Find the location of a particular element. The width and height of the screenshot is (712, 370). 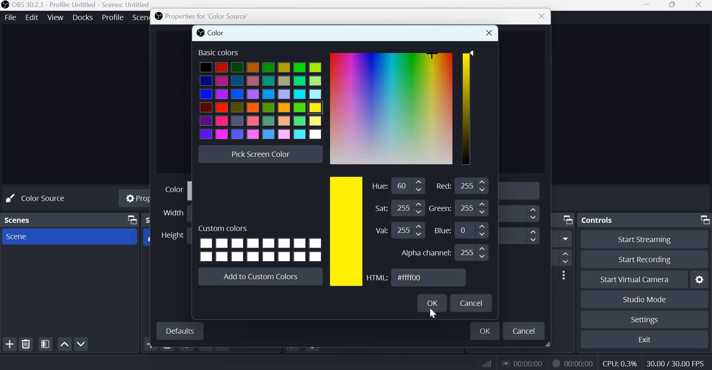

Input is located at coordinates (409, 186).